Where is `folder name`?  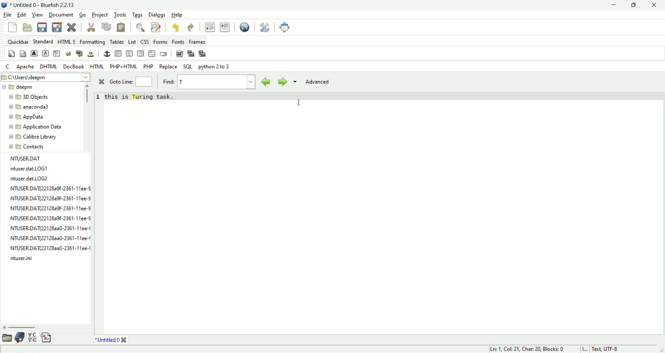
folder name is located at coordinates (33, 107).